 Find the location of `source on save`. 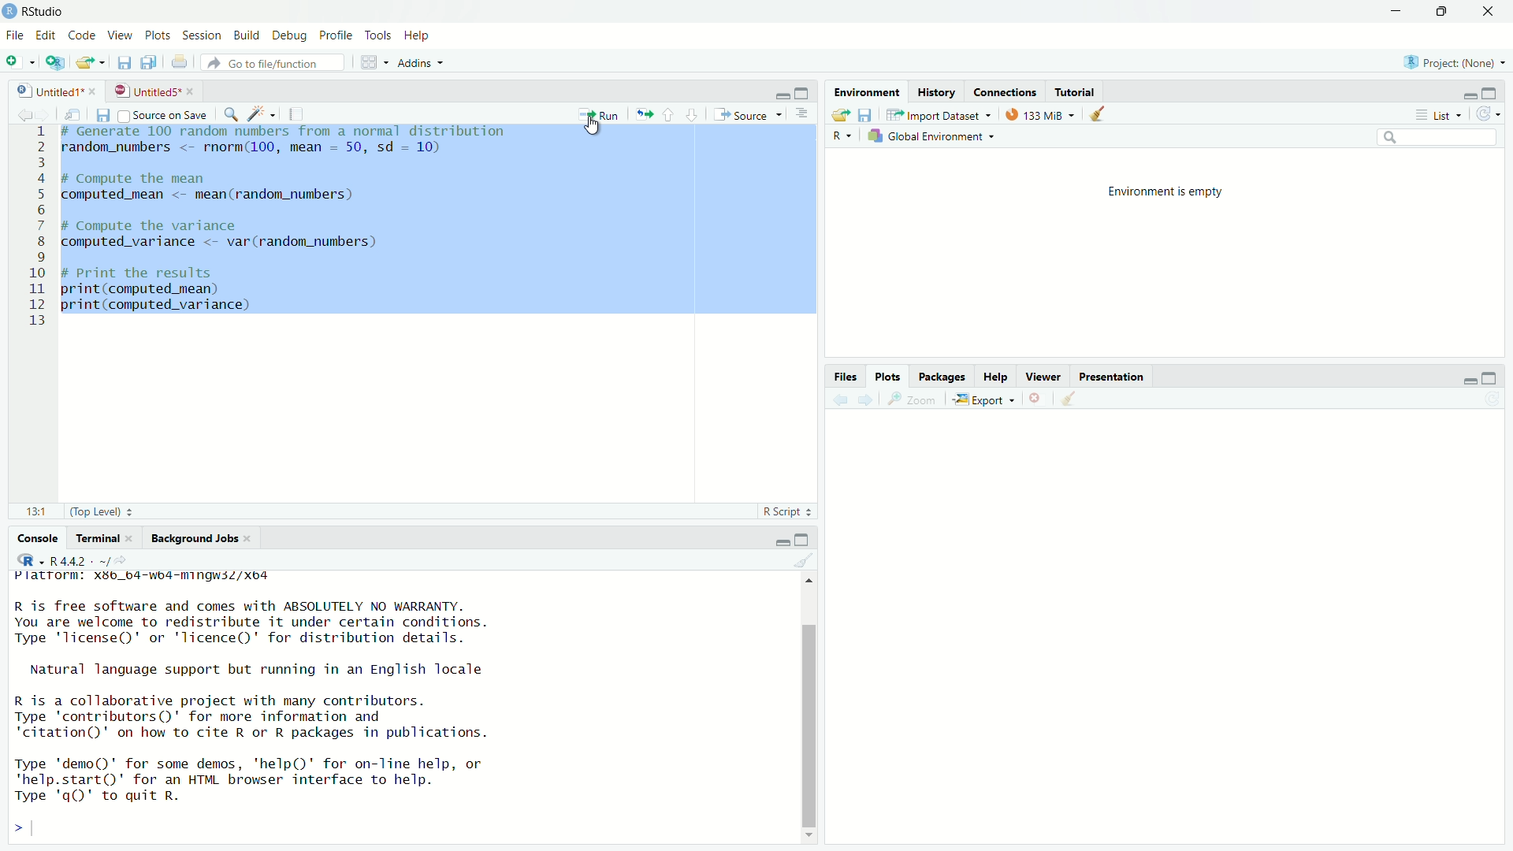

source on save is located at coordinates (165, 114).